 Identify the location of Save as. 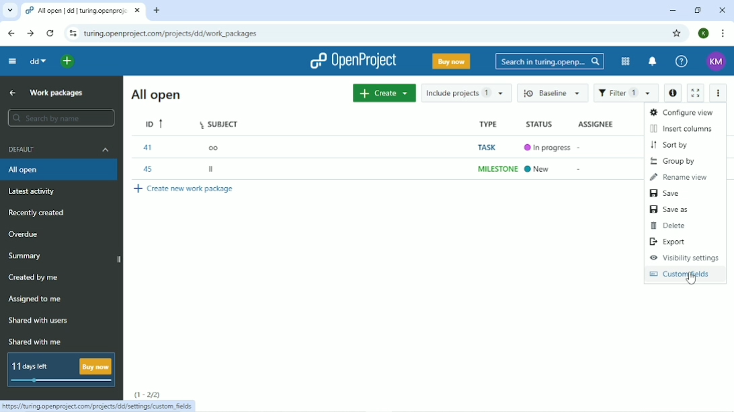
(669, 209).